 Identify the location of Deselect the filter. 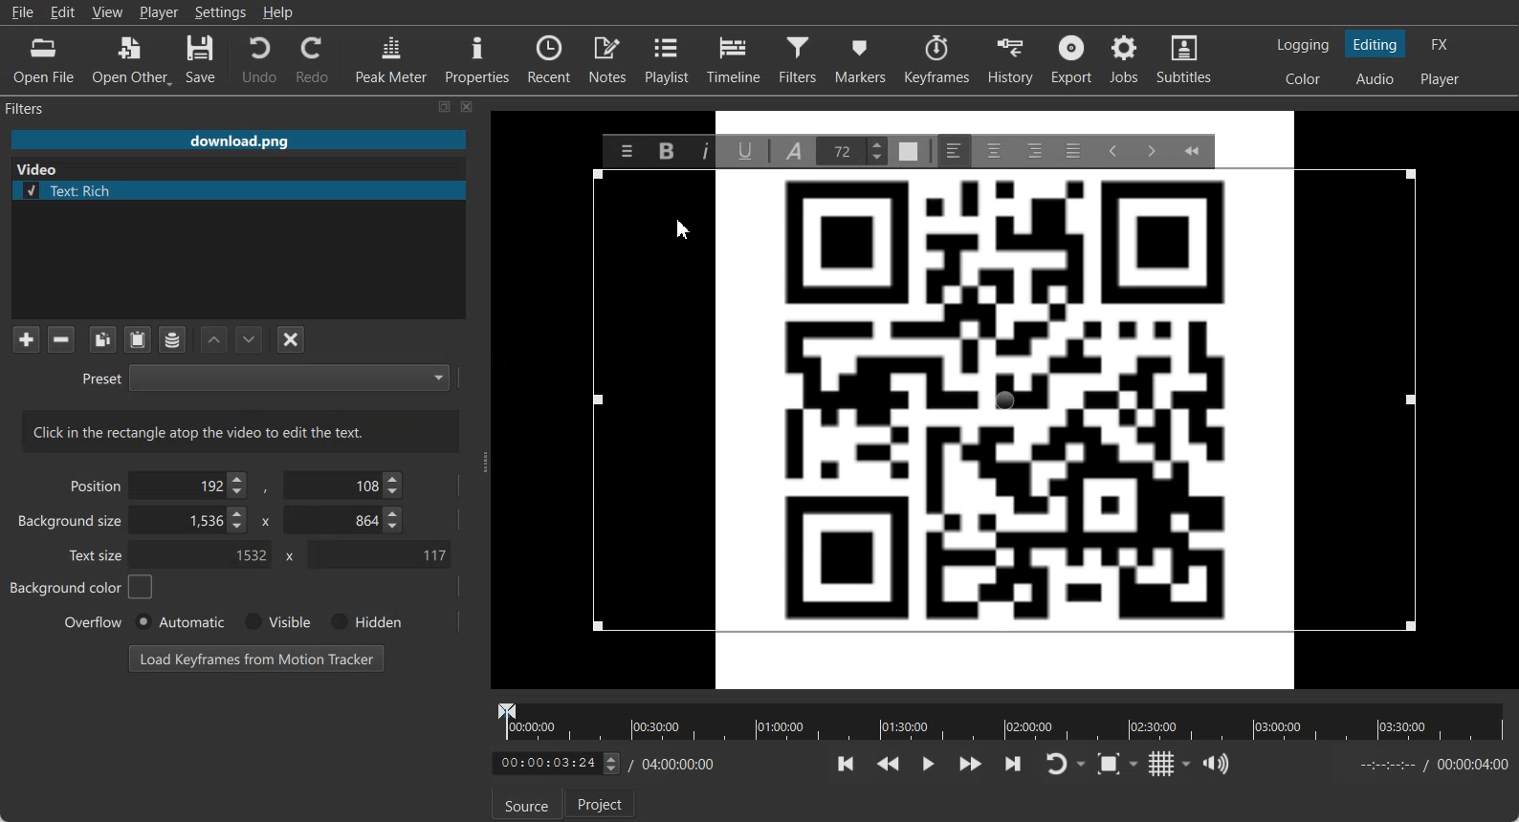
(292, 339).